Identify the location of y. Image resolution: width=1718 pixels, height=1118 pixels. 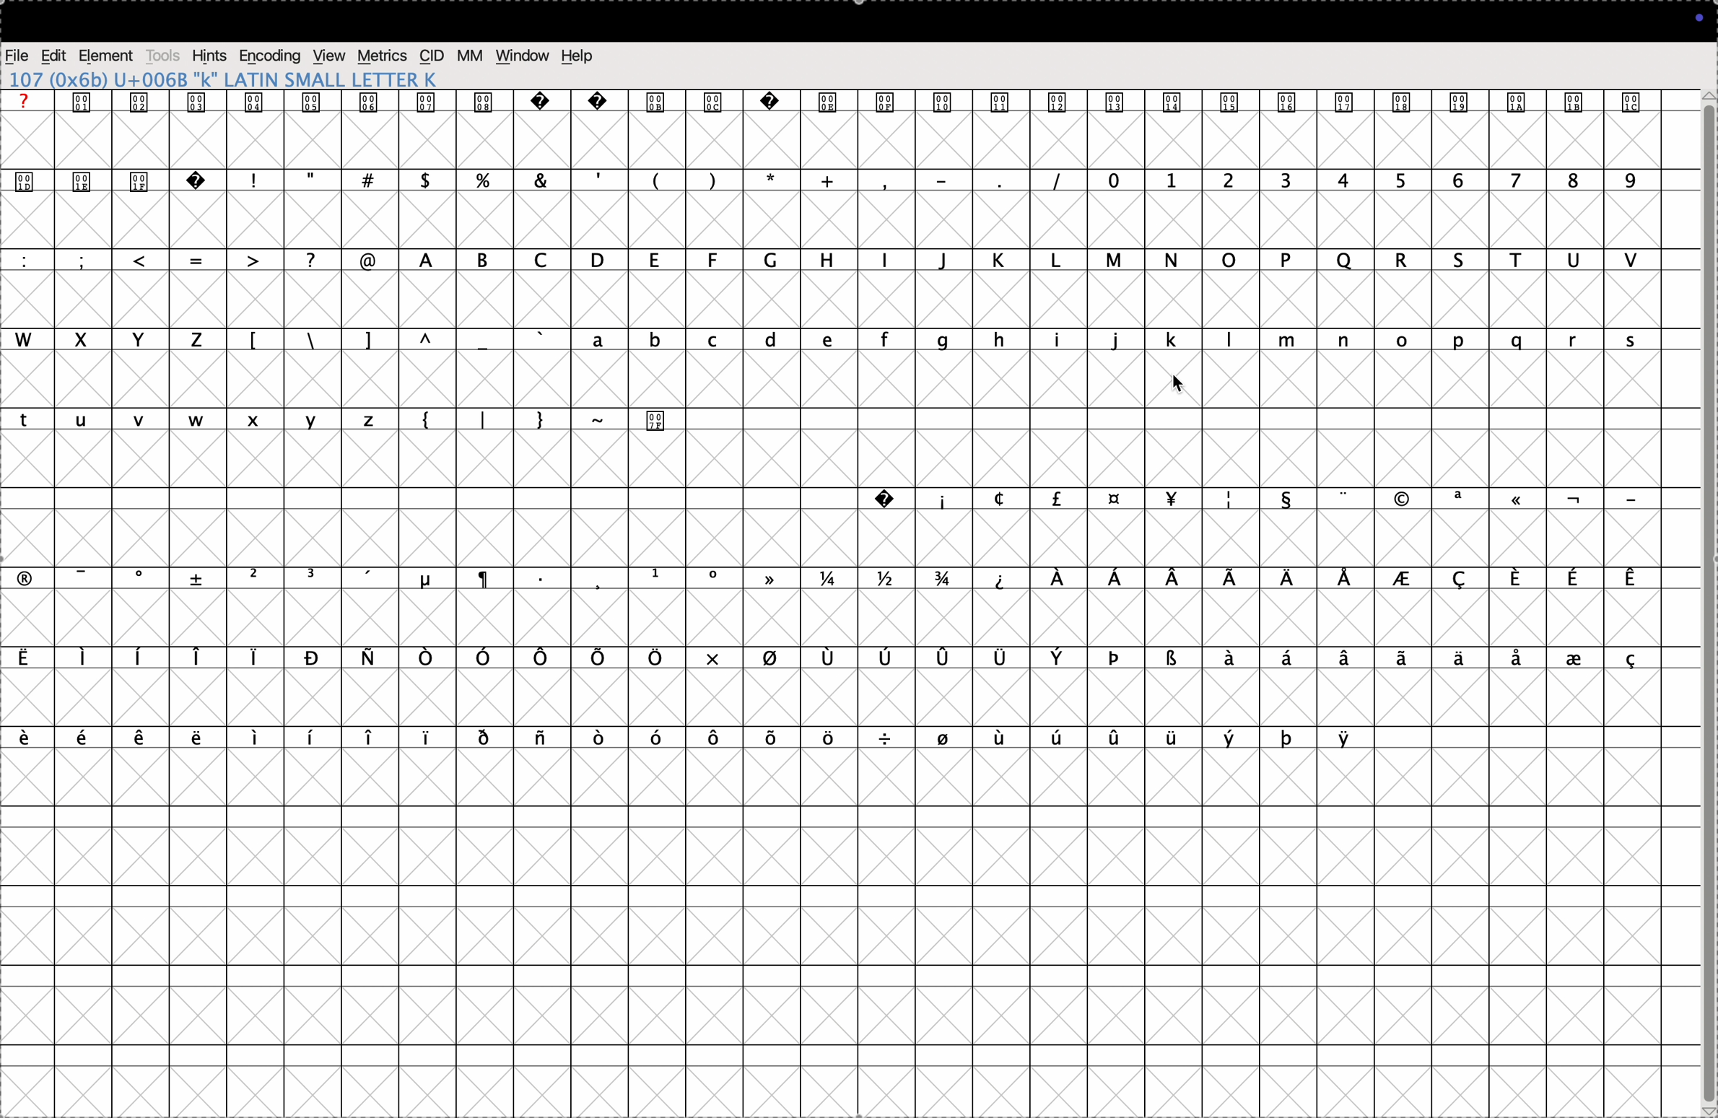
(141, 342).